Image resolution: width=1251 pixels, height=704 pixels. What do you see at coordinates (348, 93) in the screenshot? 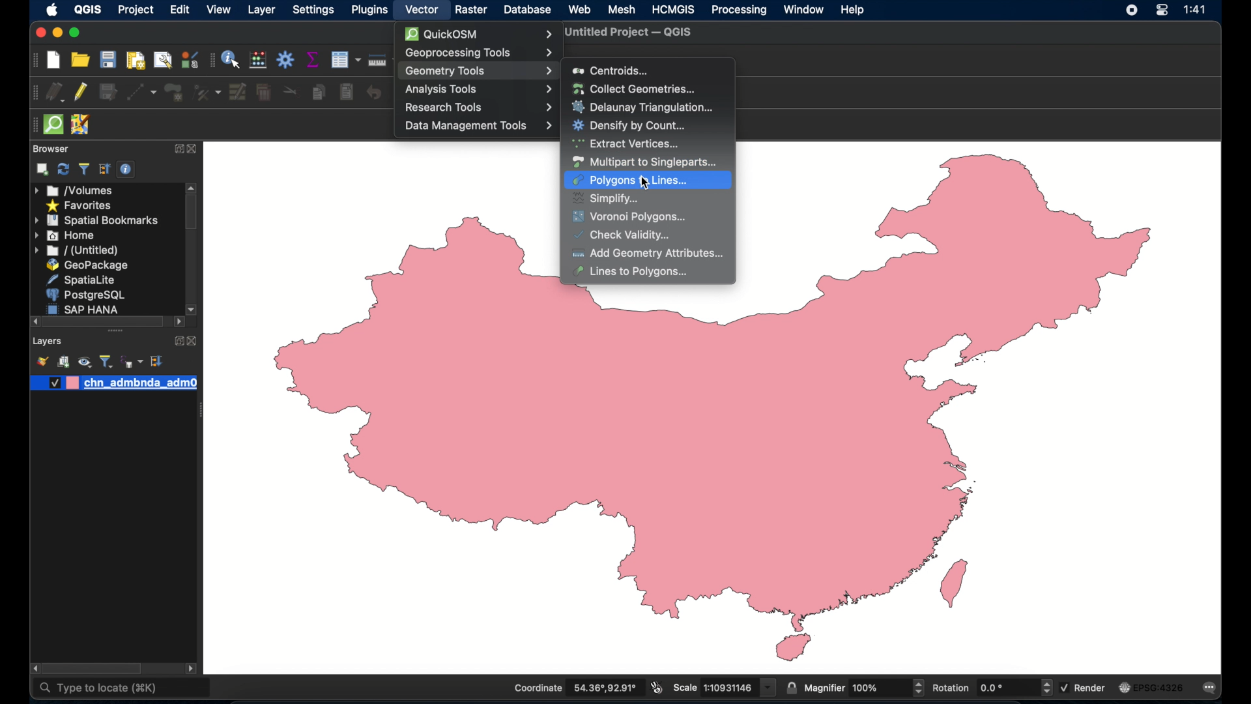
I see `paste features` at bounding box center [348, 93].